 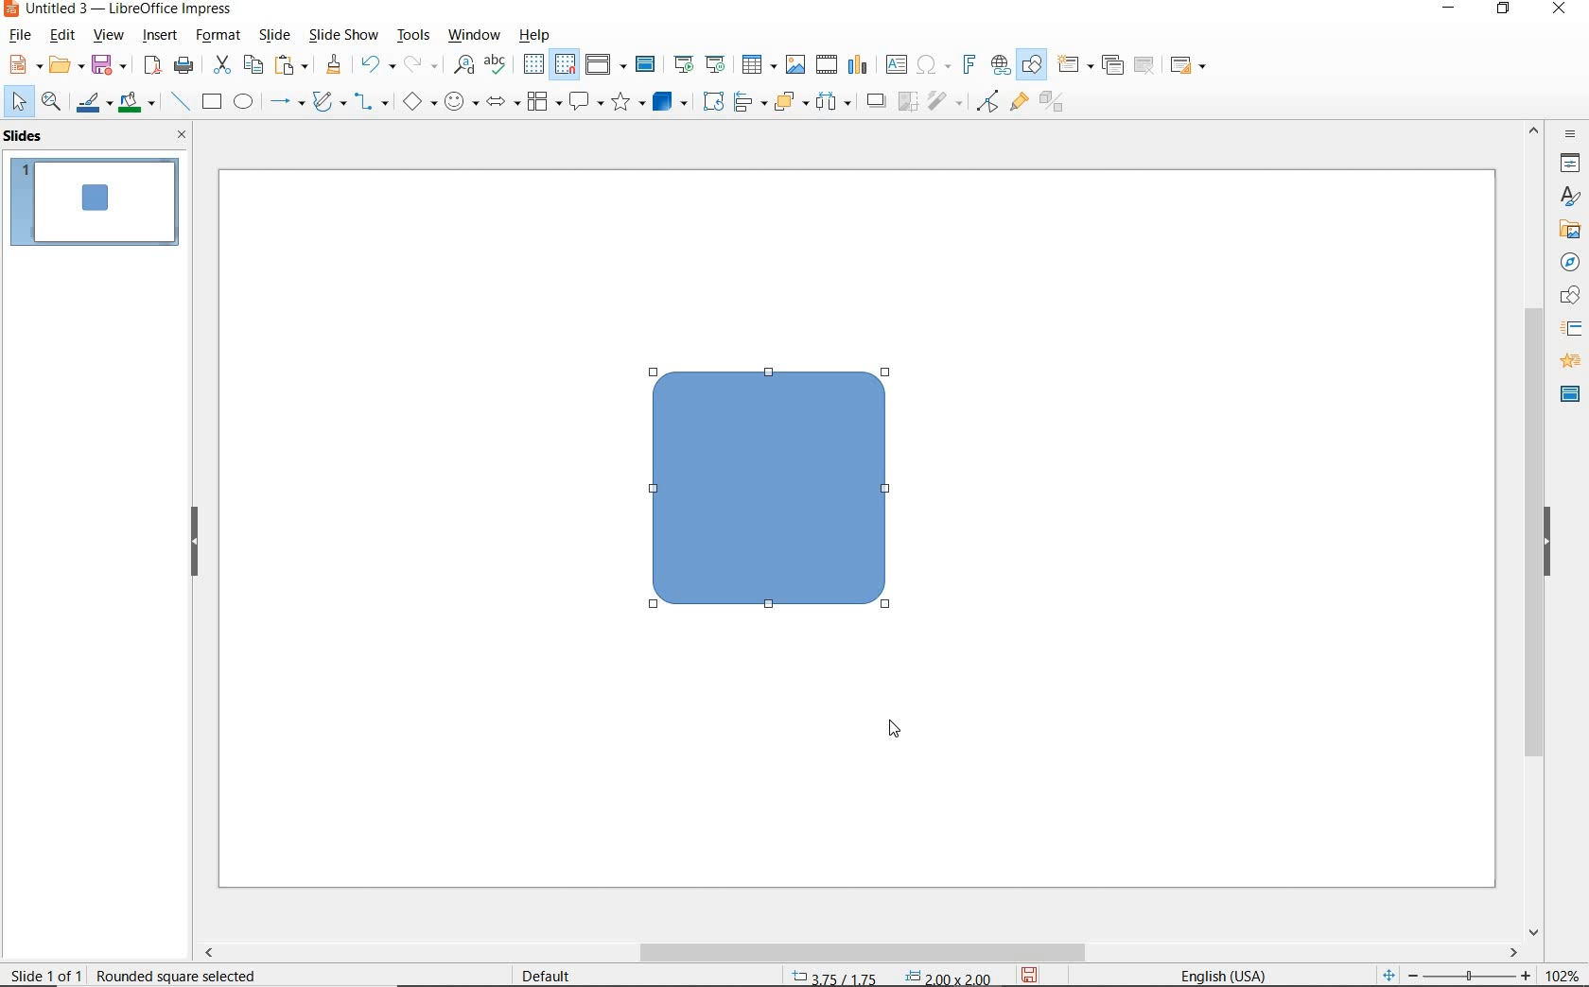 What do you see at coordinates (289, 67) in the screenshot?
I see `paste` at bounding box center [289, 67].